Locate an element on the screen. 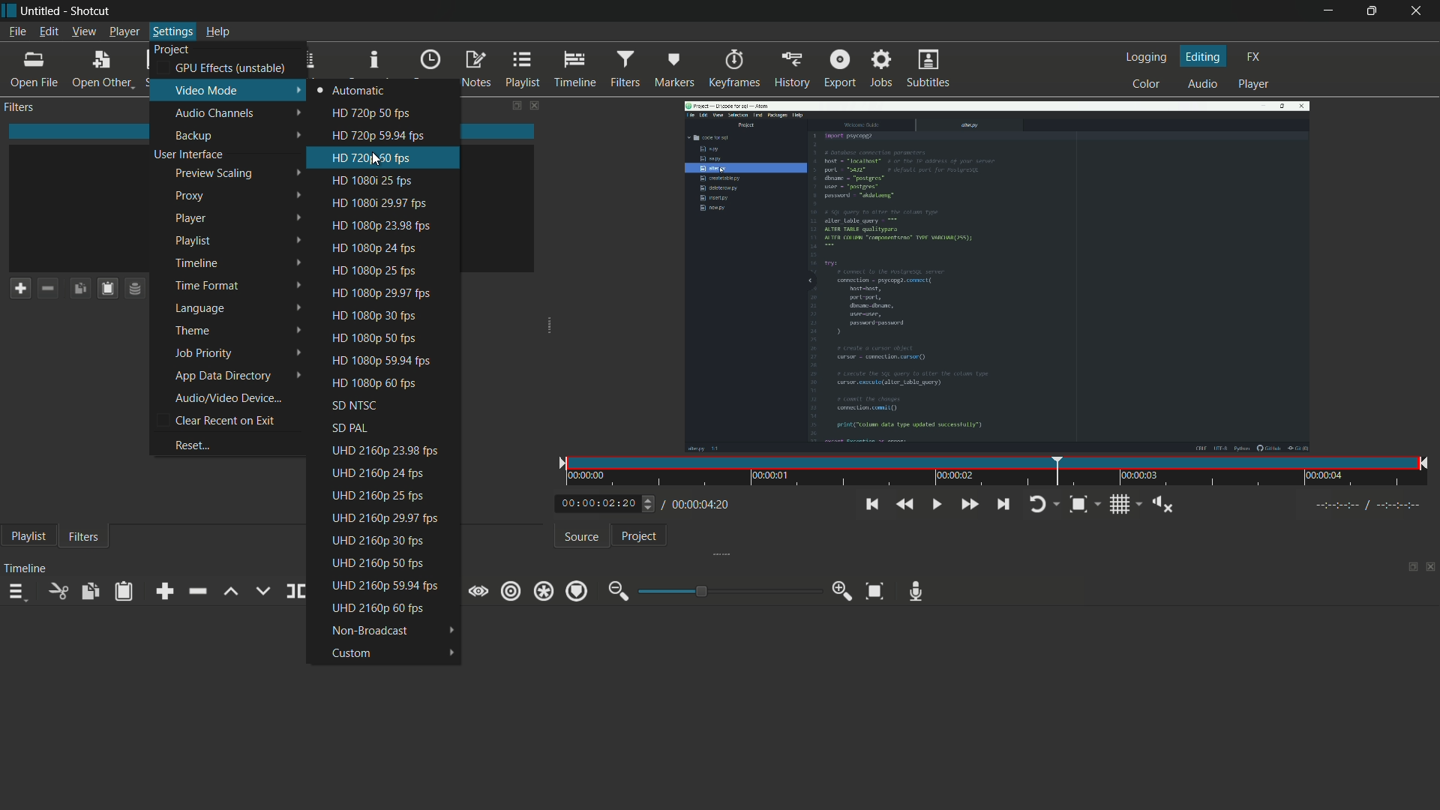 The width and height of the screenshot is (1440, 810). close filters is located at coordinates (537, 106).